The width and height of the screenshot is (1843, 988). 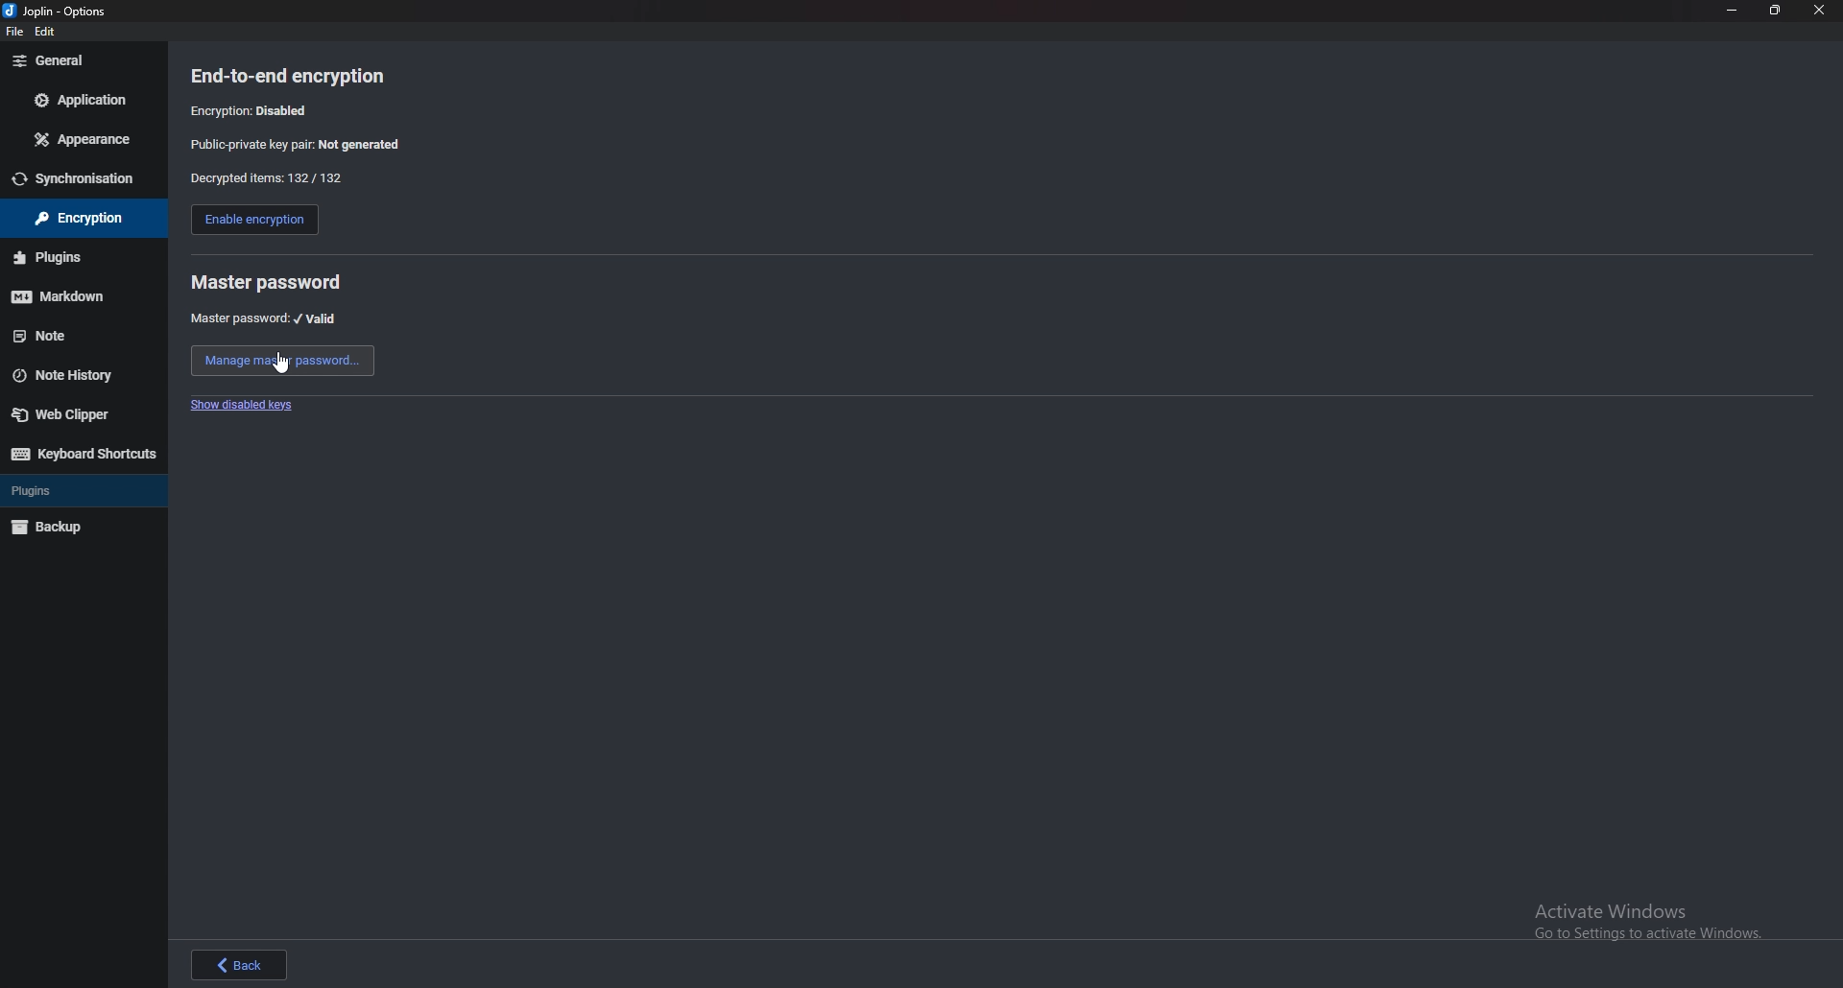 I want to click on options, so click(x=60, y=10).